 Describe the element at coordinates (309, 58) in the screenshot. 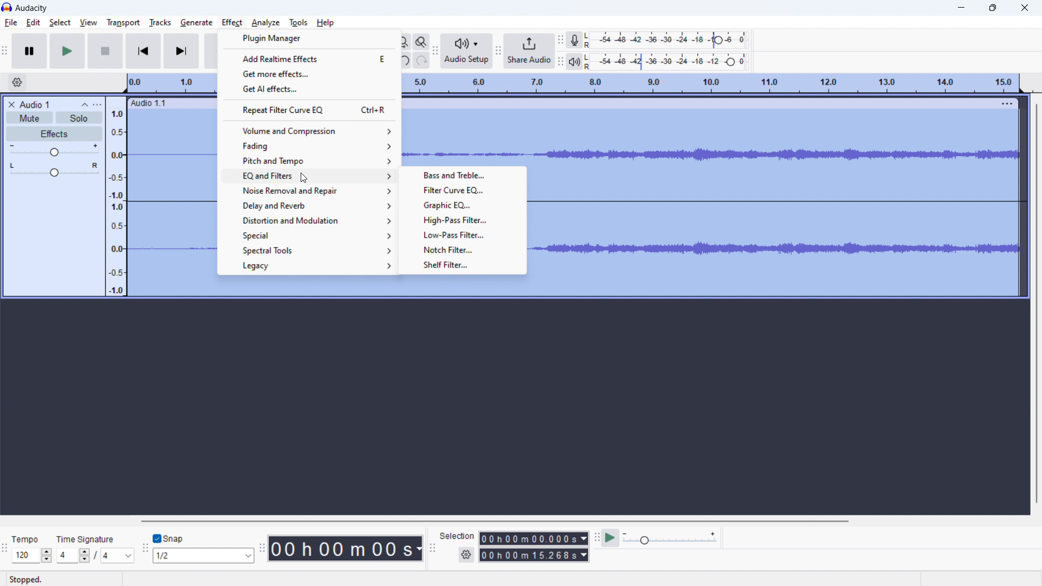

I see `add realtime effects` at that location.